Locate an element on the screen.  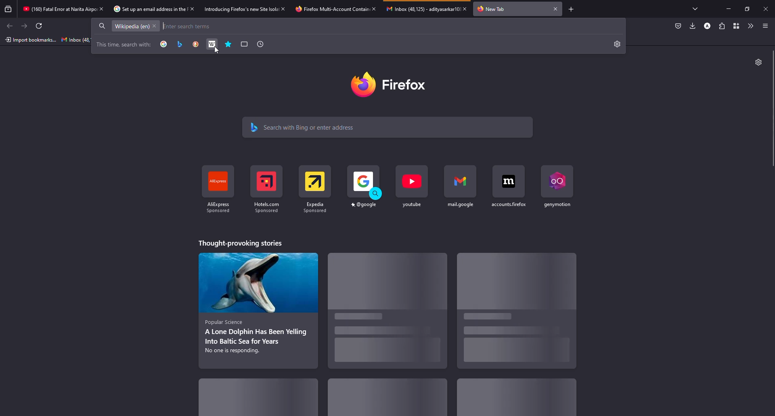
container is located at coordinates (735, 26).